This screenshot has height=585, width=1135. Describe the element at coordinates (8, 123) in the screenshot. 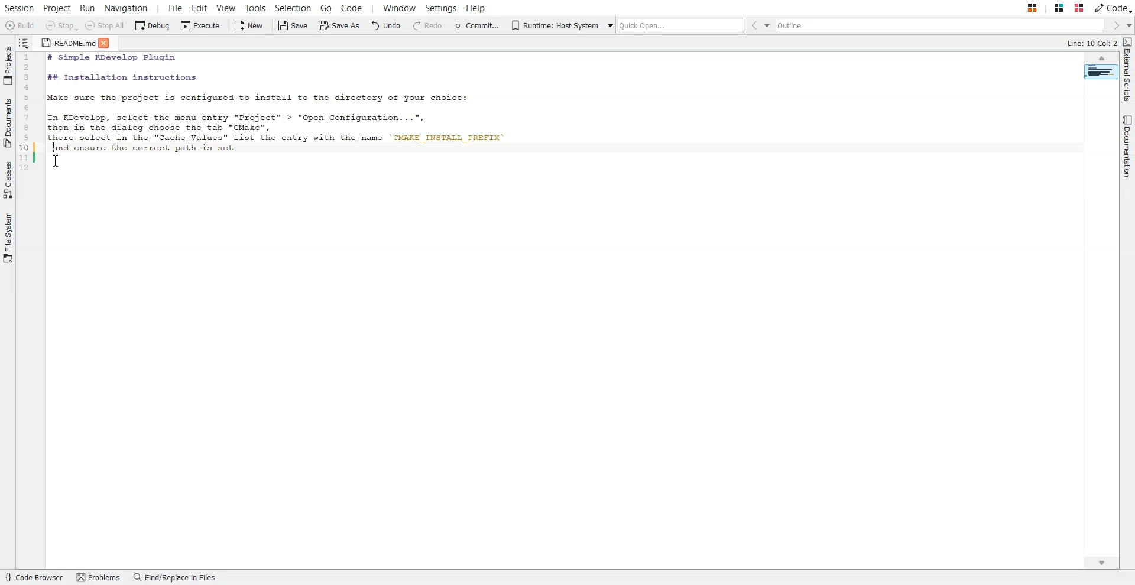

I see `Documents` at that location.